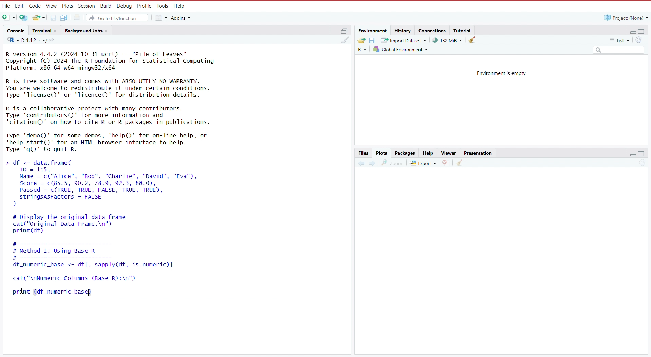 The width and height of the screenshot is (651, 357). Describe the element at coordinates (52, 6) in the screenshot. I see `View` at that location.